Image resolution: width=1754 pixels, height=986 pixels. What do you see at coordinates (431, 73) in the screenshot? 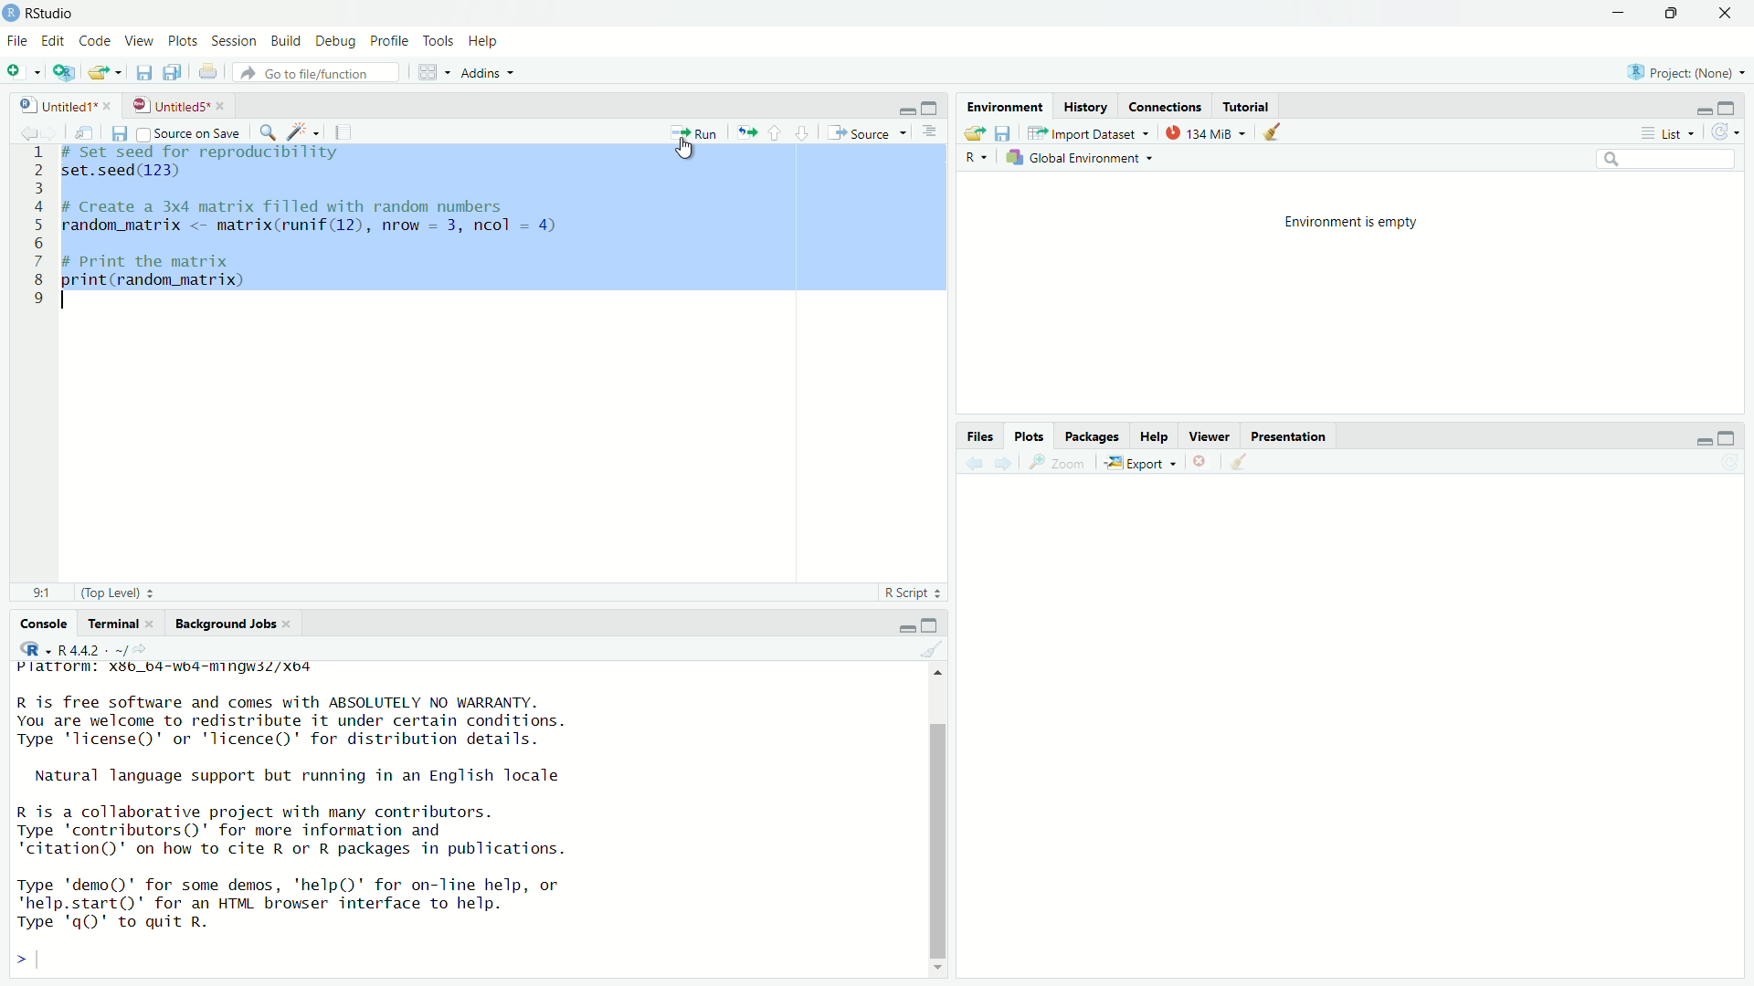
I see `grid` at bounding box center [431, 73].